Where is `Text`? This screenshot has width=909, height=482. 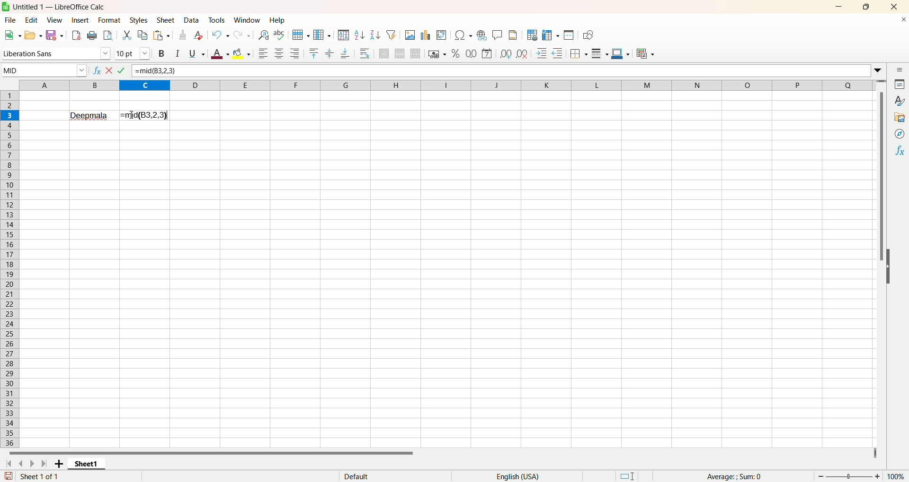
Text is located at coordinates (356, 475).